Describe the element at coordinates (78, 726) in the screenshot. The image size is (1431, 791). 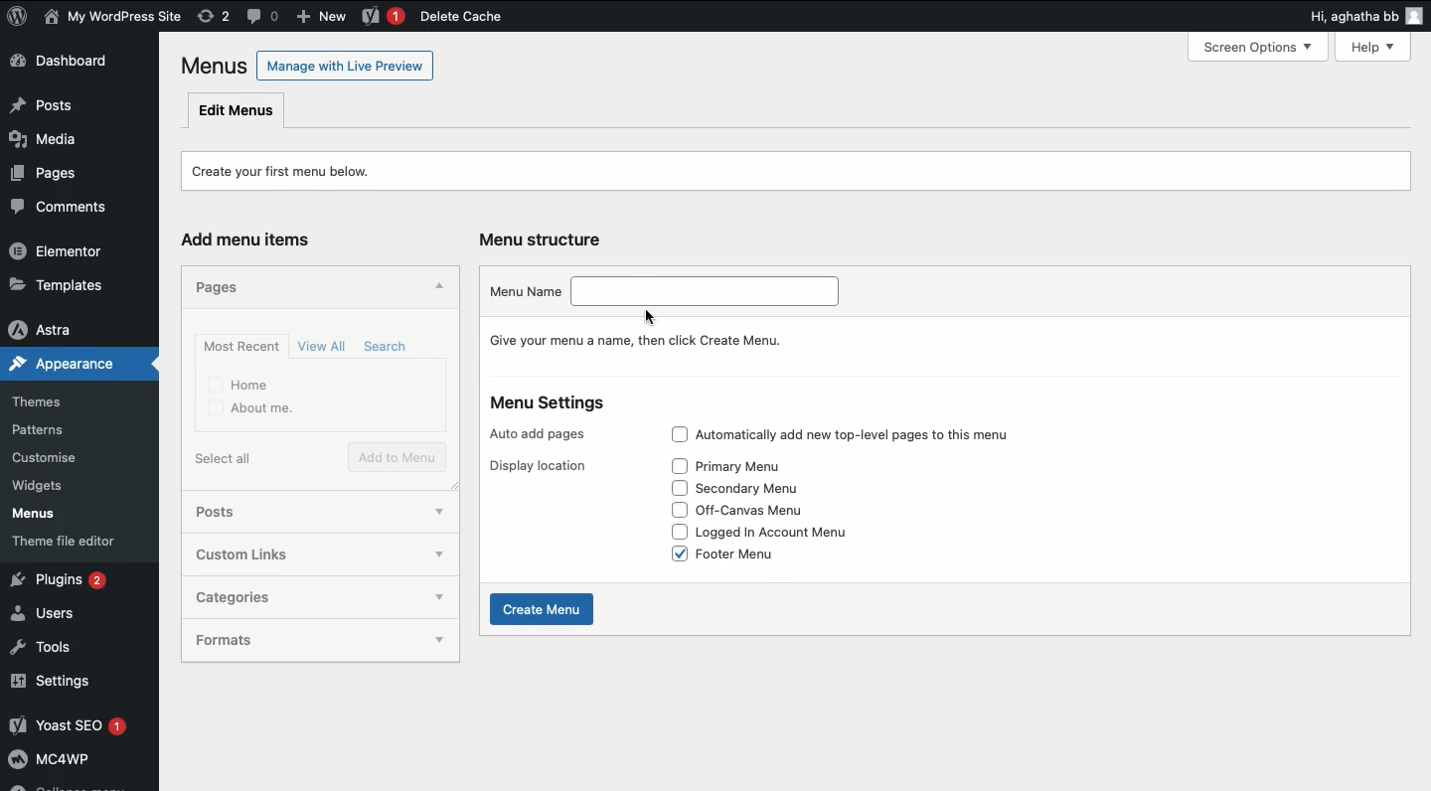
I see ` Yoast SEO ` at that location.